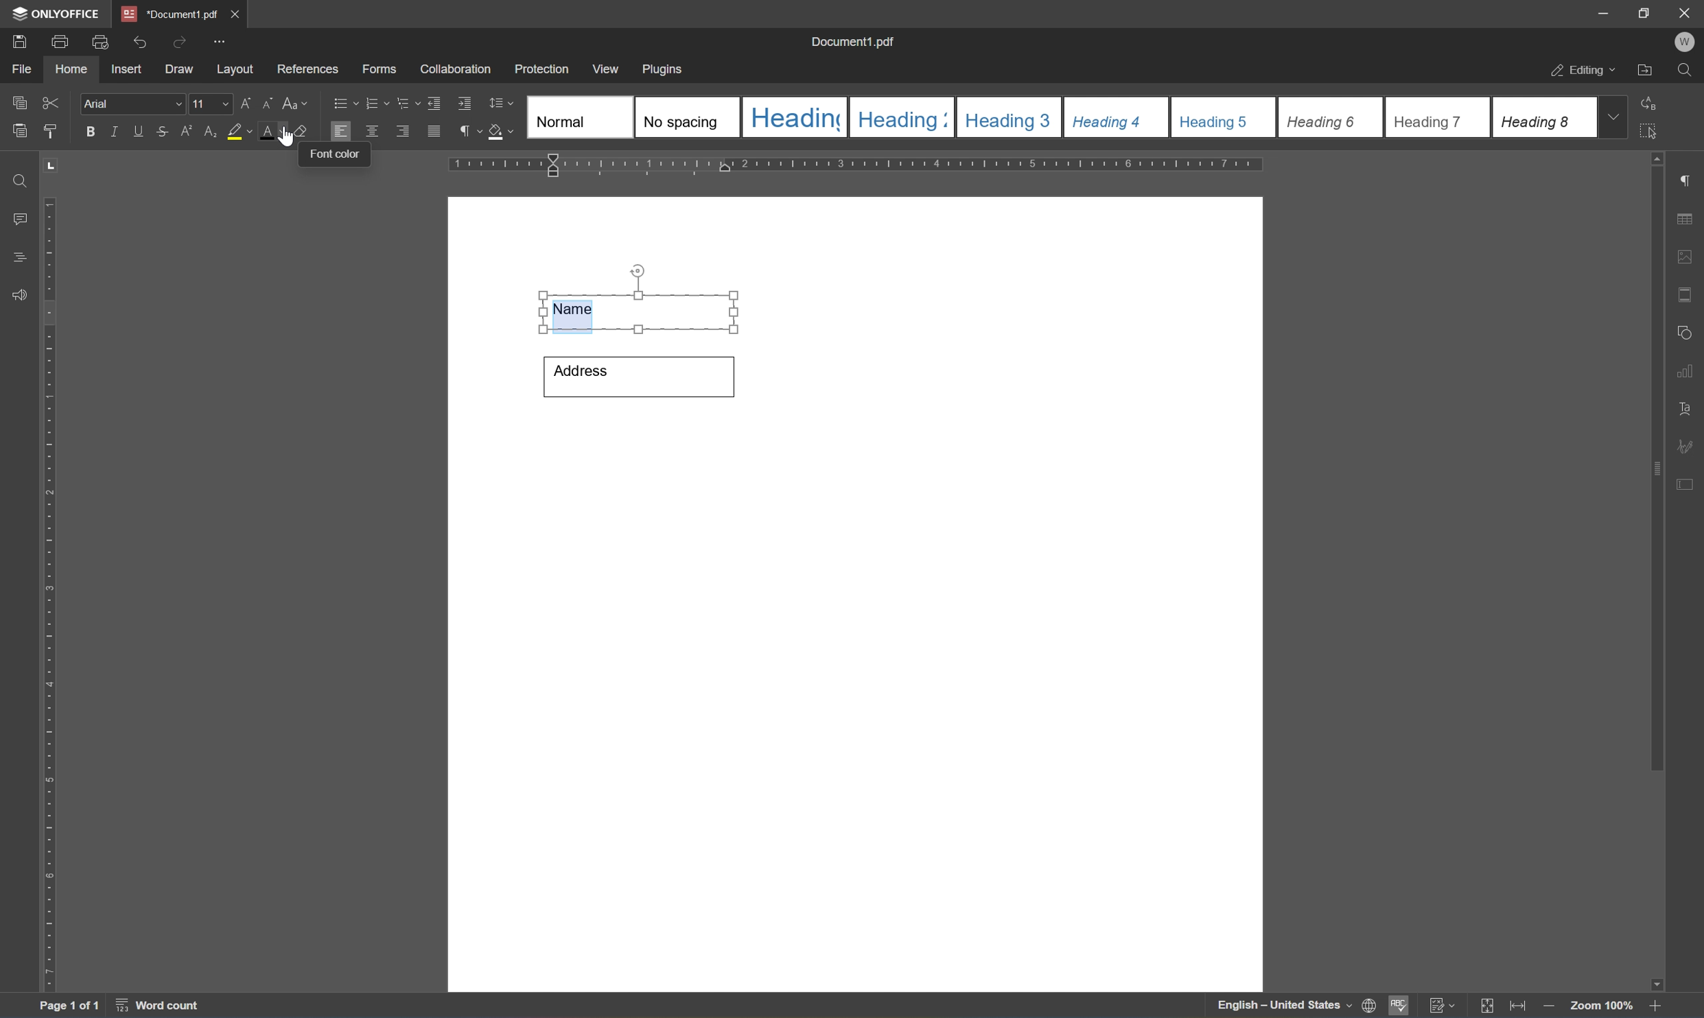  Describe the element at coordinates (1517, 1008) in the screenshot. I see `fit to width` at that location.